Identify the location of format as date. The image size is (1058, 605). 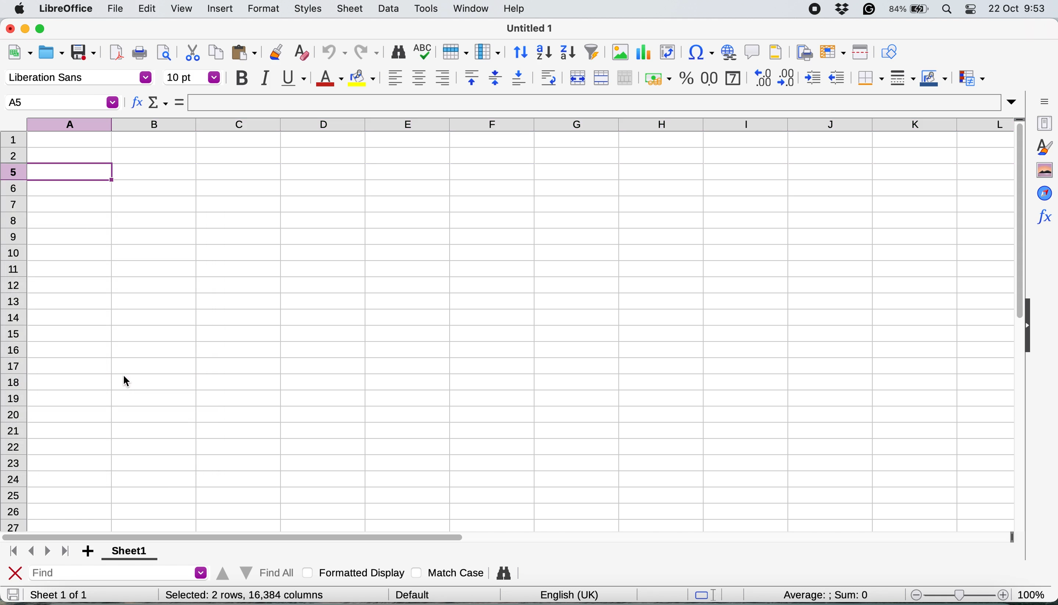
(732, 77).